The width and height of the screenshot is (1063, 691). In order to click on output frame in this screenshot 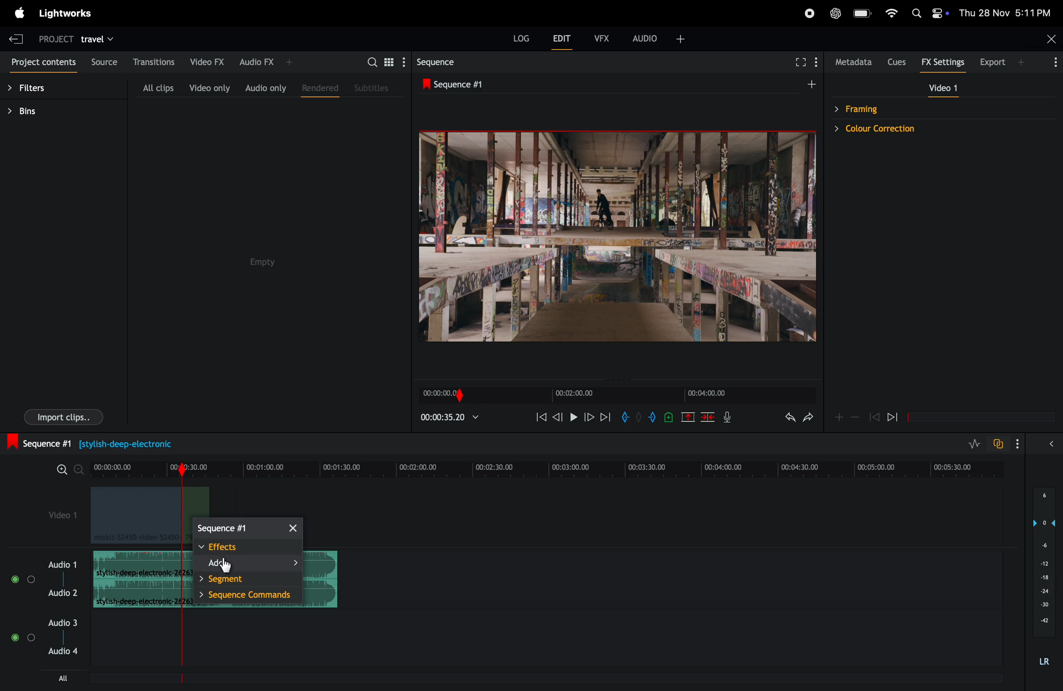, I will do `click(616, 241)`.